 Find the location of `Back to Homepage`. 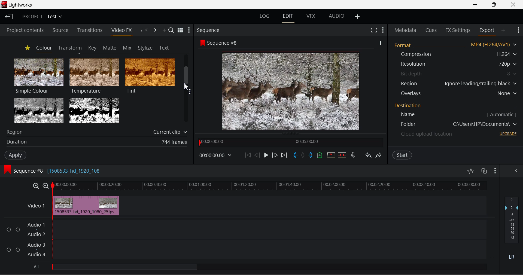

Back to Homepage is located at coordinates (8, 16).